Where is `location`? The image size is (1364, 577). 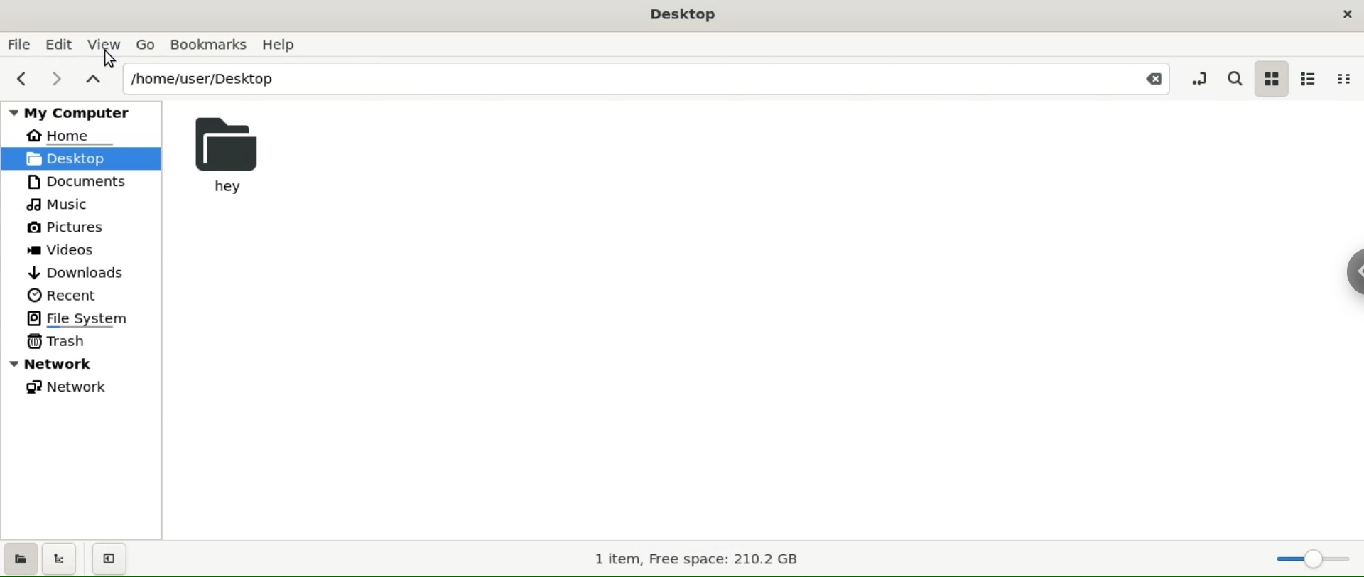
location is located at coordinates (622, 79).